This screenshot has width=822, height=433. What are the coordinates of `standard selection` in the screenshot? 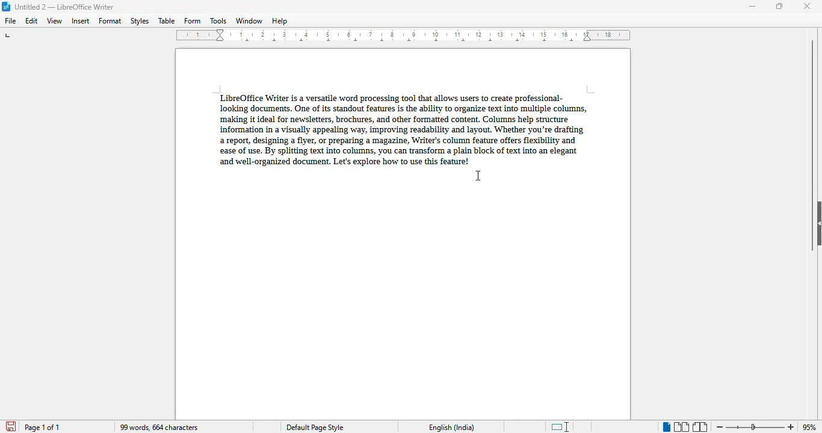 It's located at (560, 426).